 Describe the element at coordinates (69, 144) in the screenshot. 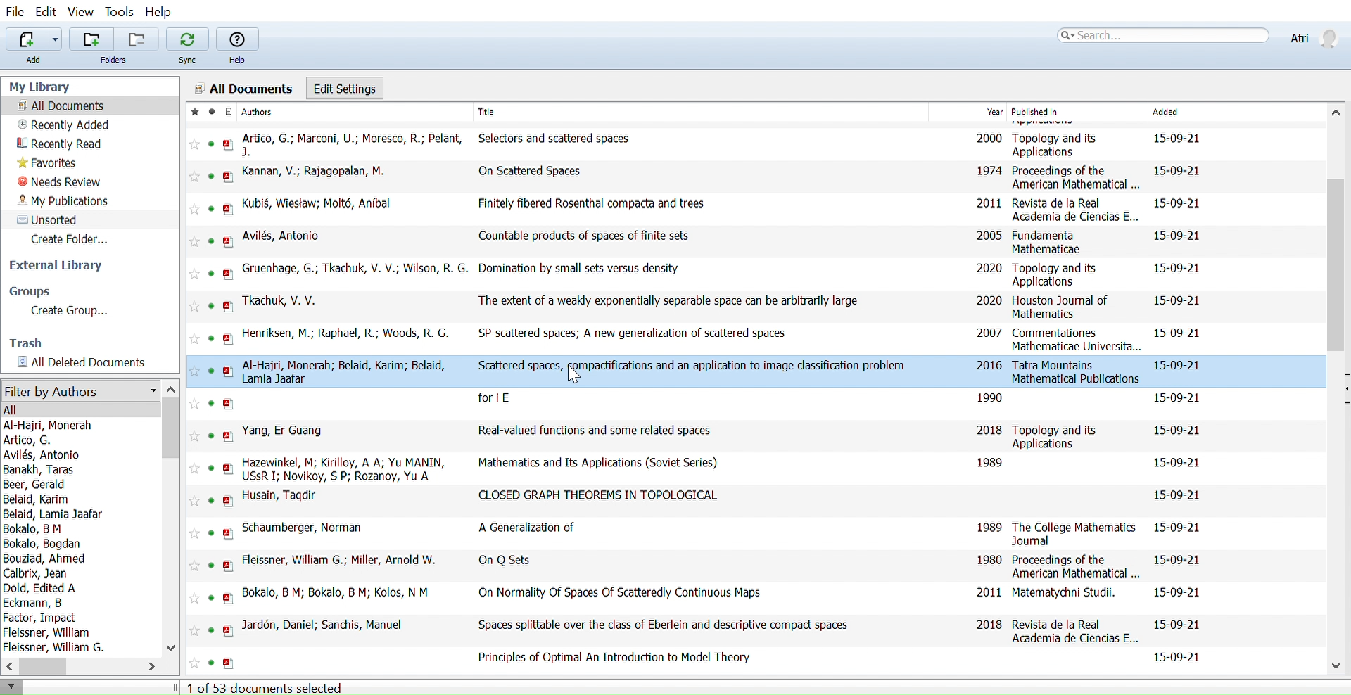

I see `Recently read` at that location.